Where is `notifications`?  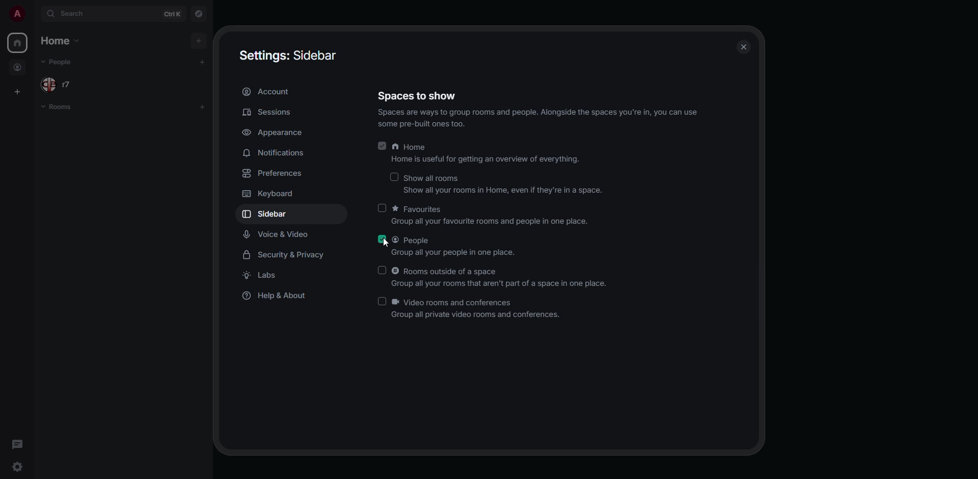 notifications is located at coordinates (276, 153).